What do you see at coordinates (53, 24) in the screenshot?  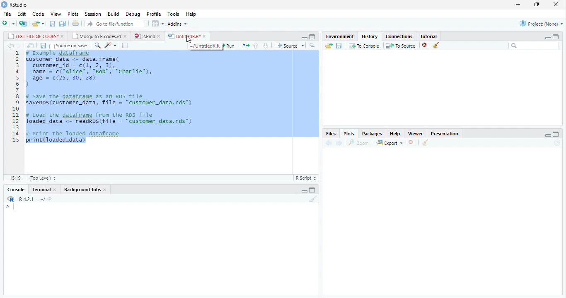 I see `save` at bounding box center [53, 24].